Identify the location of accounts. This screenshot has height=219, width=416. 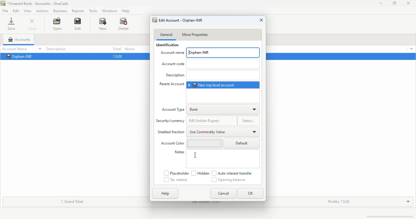
(19, 40).